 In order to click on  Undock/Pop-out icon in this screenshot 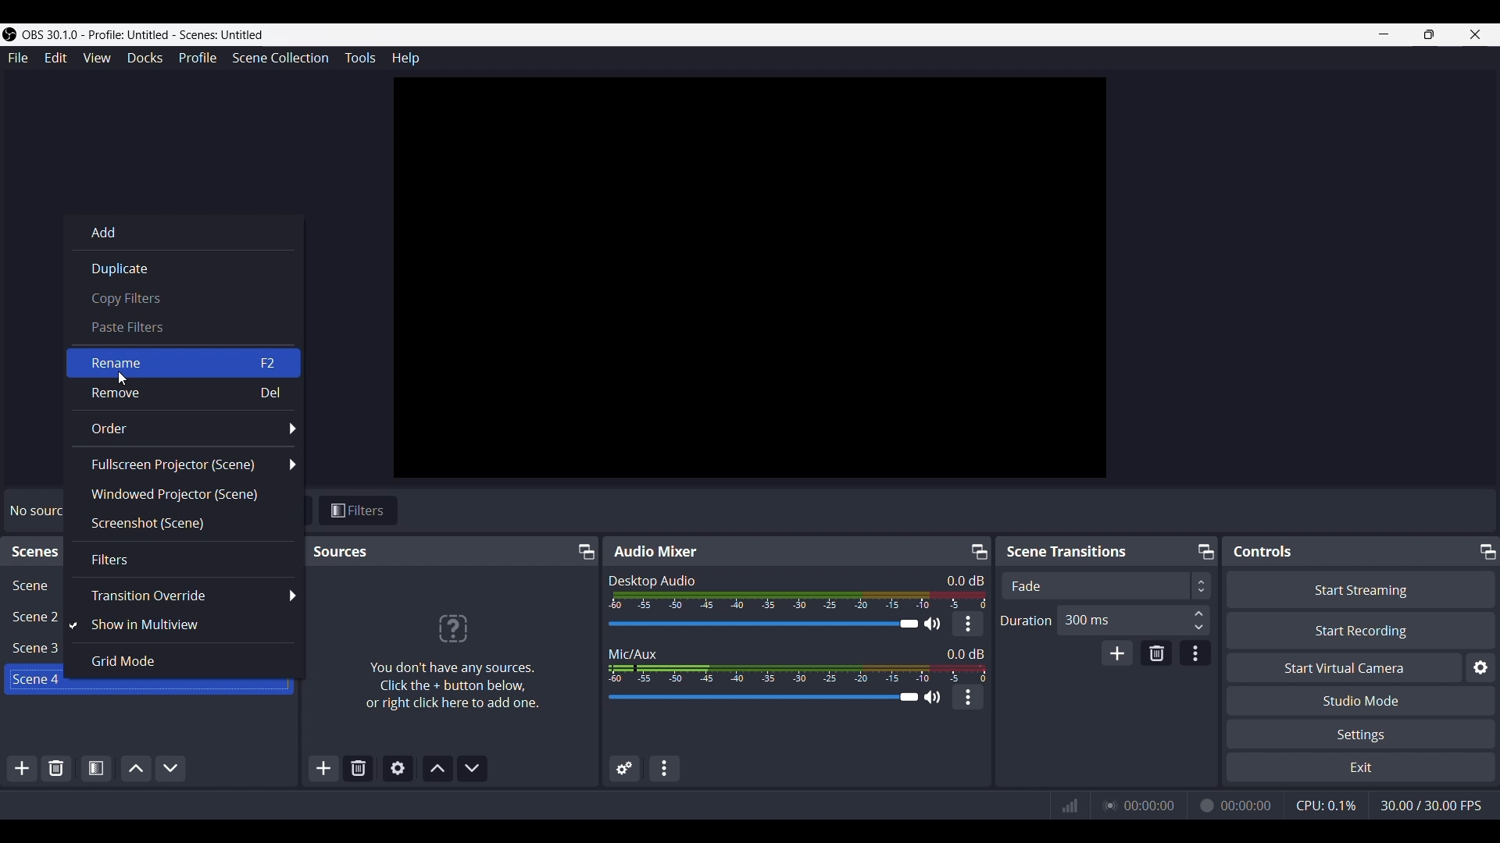, I will do `click(584, 552)`.